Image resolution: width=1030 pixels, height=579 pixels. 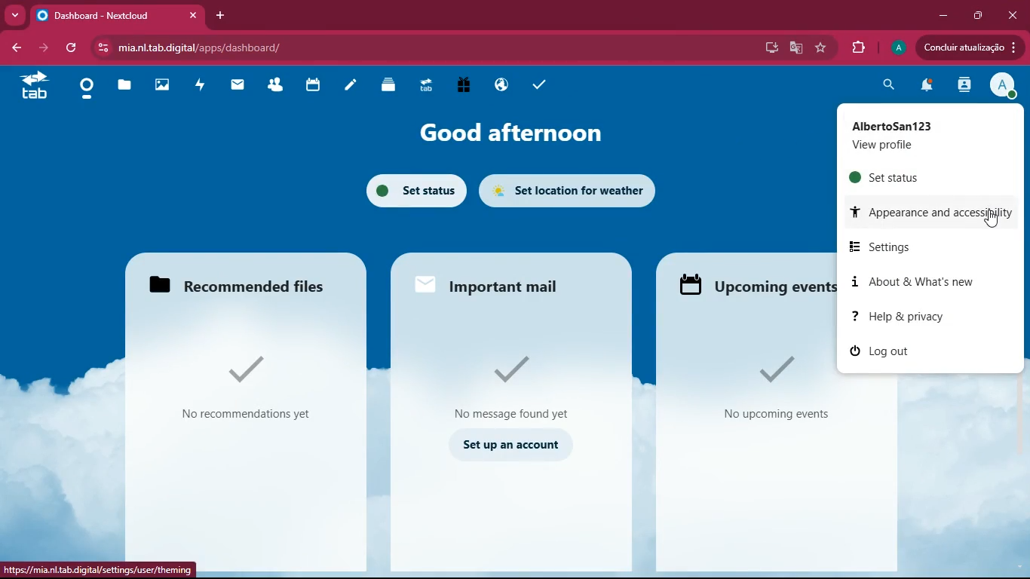 I want to click on set status, so click(x=905, y=178).